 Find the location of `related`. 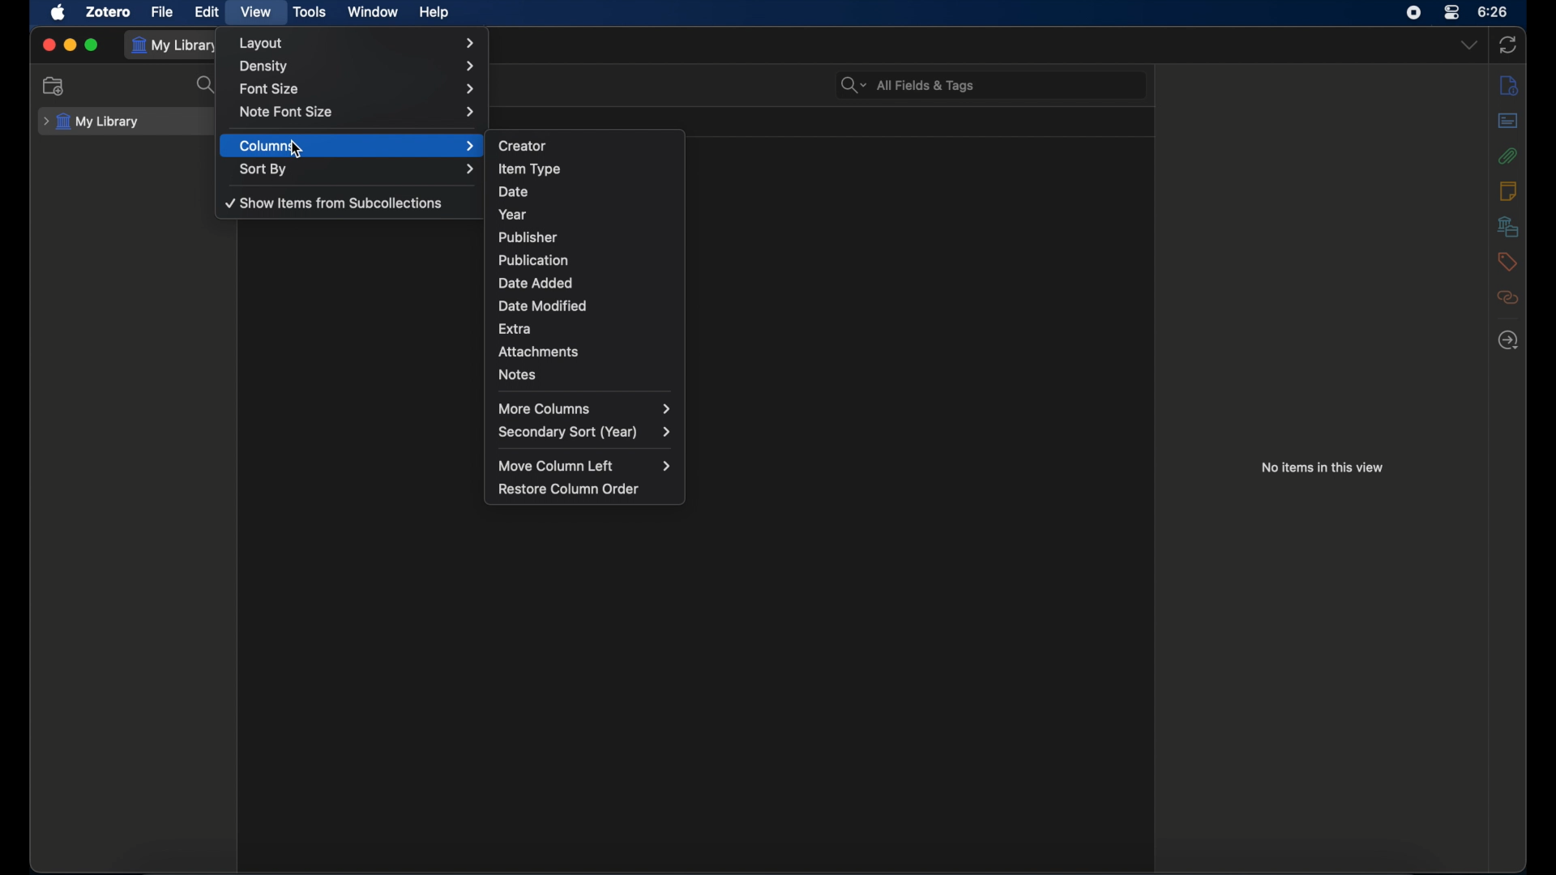

related is located at coordinates (1507, 297).